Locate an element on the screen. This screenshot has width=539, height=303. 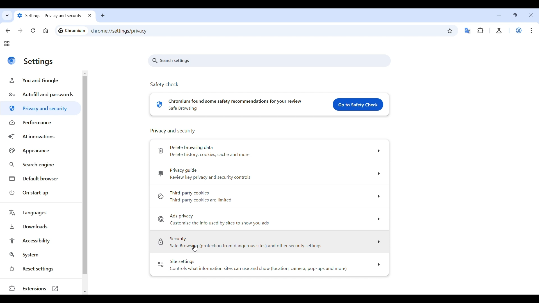
chromium is located at coordinates (72, 31).